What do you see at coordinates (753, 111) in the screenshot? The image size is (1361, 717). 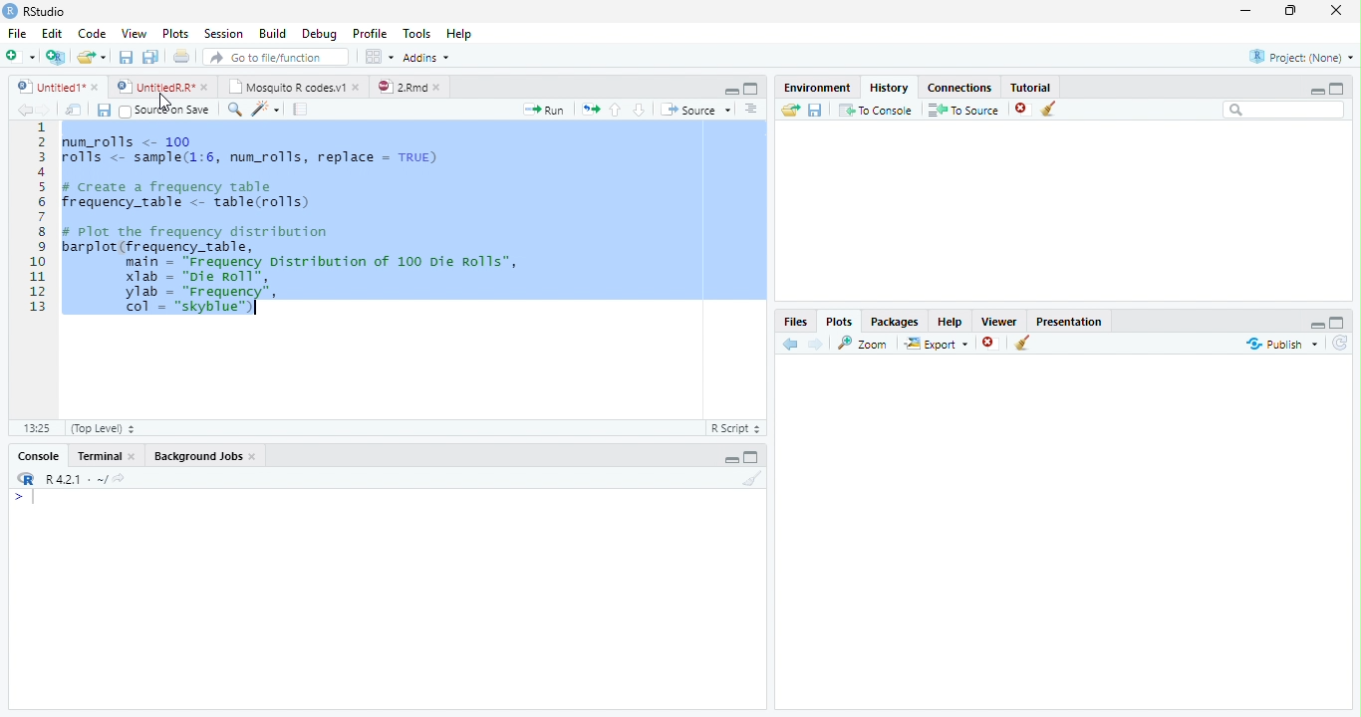 I see `List` at bounding box center [753, 111].